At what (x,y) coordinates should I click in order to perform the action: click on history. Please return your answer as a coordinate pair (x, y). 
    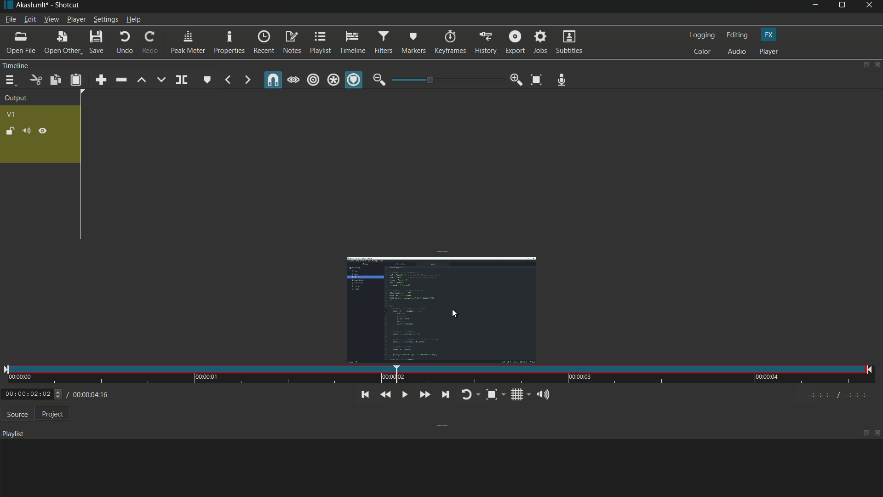
    Looking at the image, I should click on (485, 43).